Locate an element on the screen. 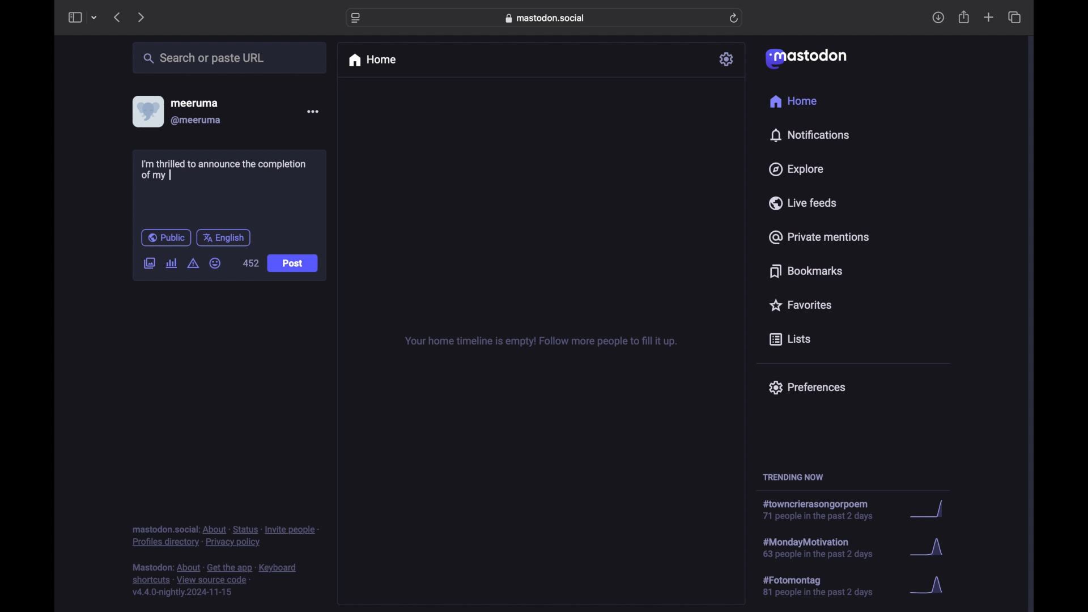 This screenshot has width=1088, height=612. graph is located at coordinates (931, 509).